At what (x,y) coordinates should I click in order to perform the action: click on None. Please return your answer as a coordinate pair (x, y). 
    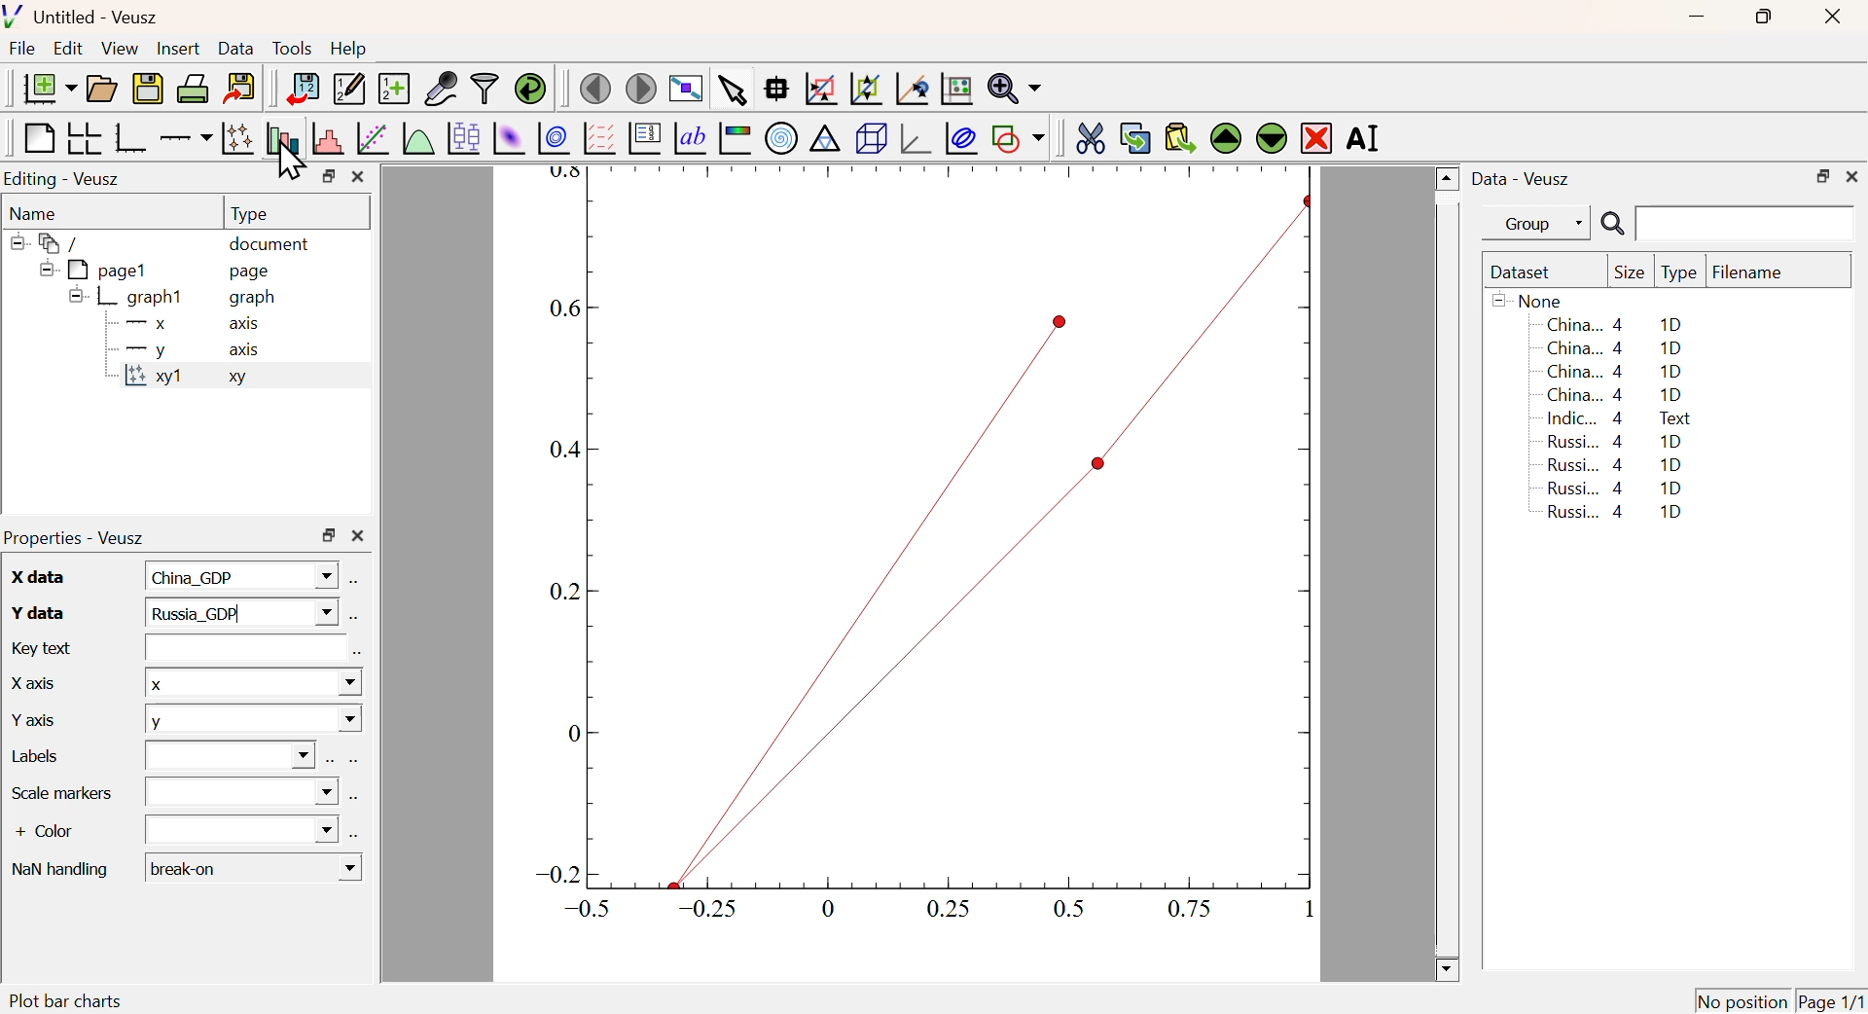
    Looking at the image, I should click on (1530, 300).